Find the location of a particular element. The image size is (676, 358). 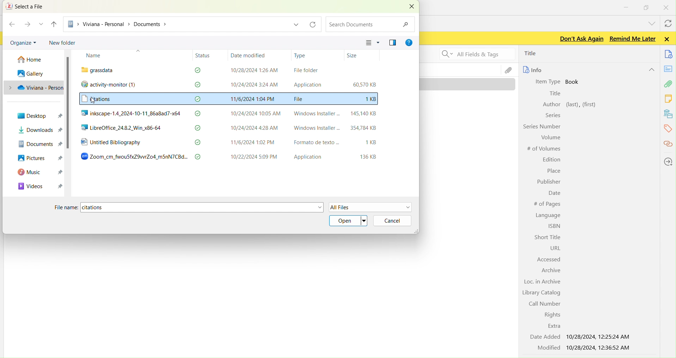

Windows Installer -  is located at coordinates (315, 113).